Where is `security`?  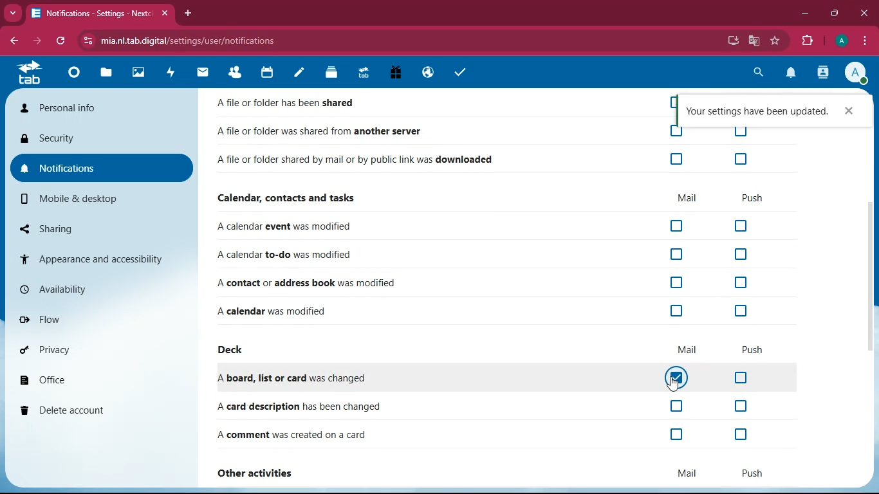
security is located at coordinates (100, 139).